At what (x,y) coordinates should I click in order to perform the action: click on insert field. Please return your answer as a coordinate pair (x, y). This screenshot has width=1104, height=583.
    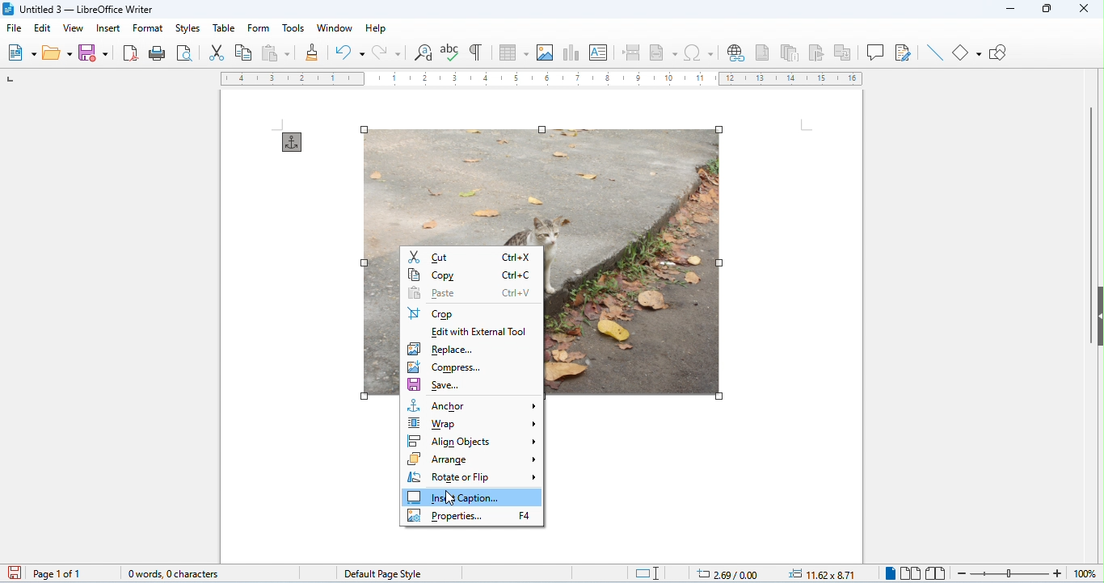
    Looking at the image, I should click on (664, 52).